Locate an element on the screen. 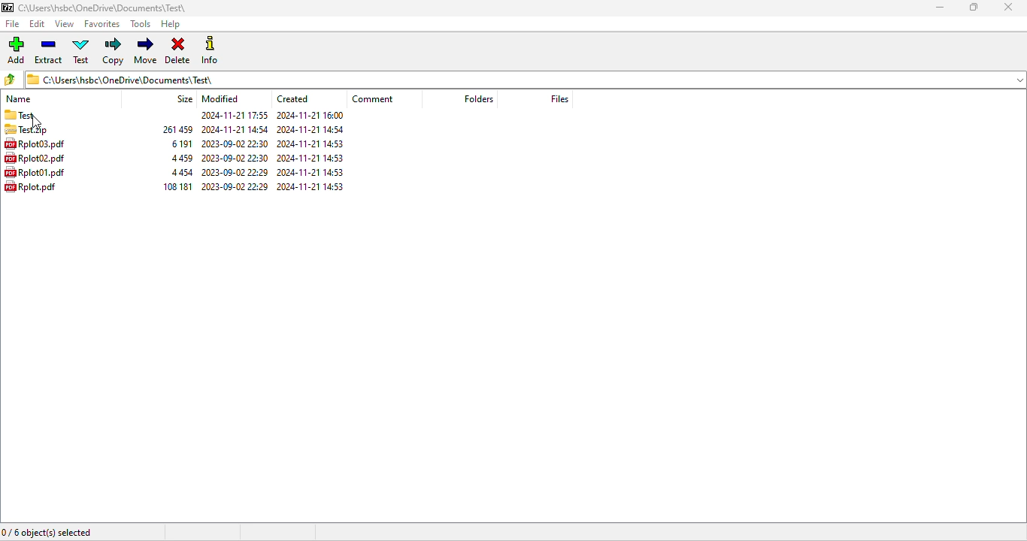  move is located at coordinates (147, 50).